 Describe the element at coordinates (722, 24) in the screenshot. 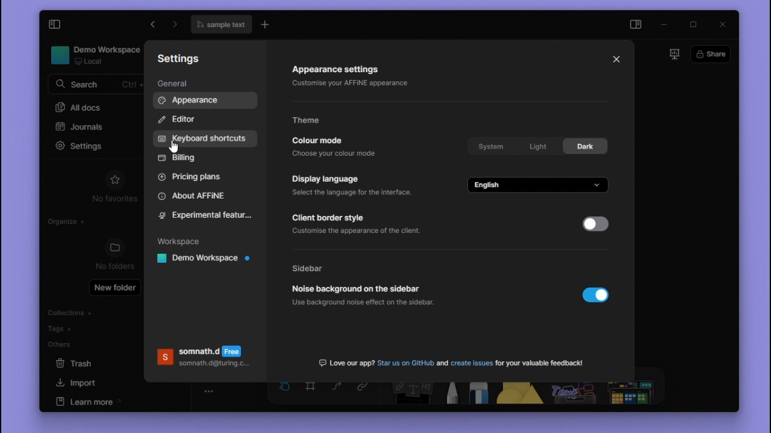

I see `close` at that location.